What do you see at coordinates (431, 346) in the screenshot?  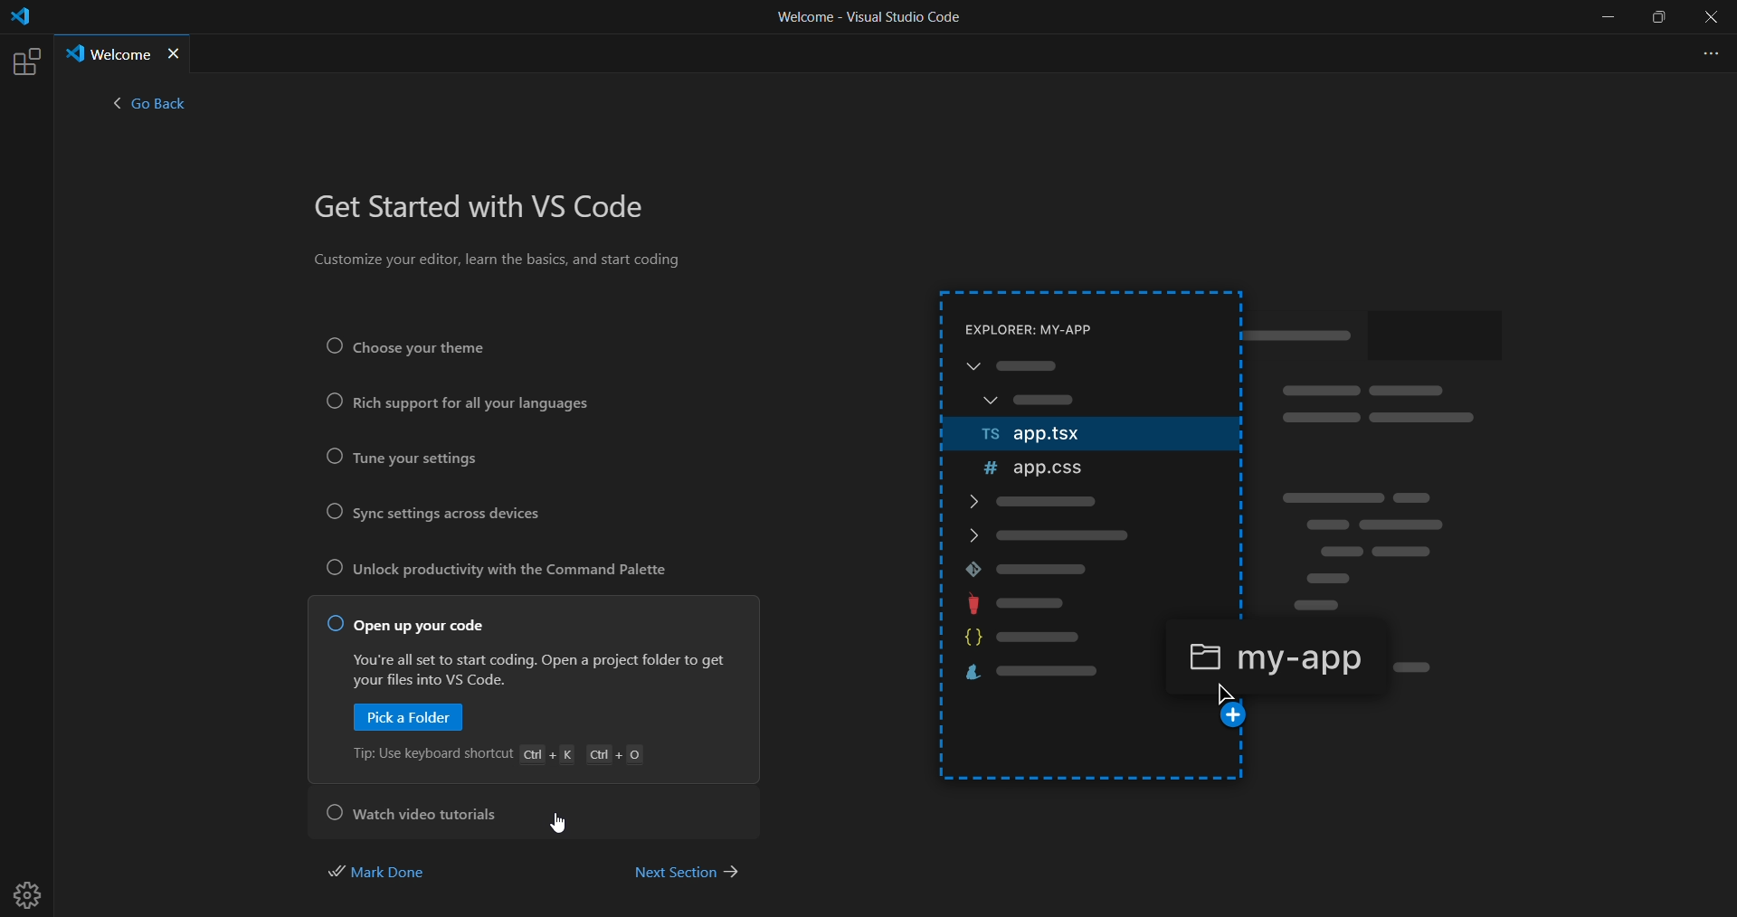 I see `Choose your theme` at bounding box center [431, 346].